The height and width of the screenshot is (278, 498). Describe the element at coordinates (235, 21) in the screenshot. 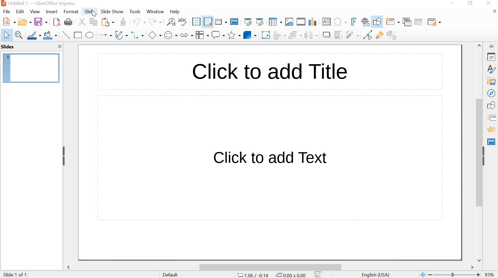

I see `Master slide` at that location.